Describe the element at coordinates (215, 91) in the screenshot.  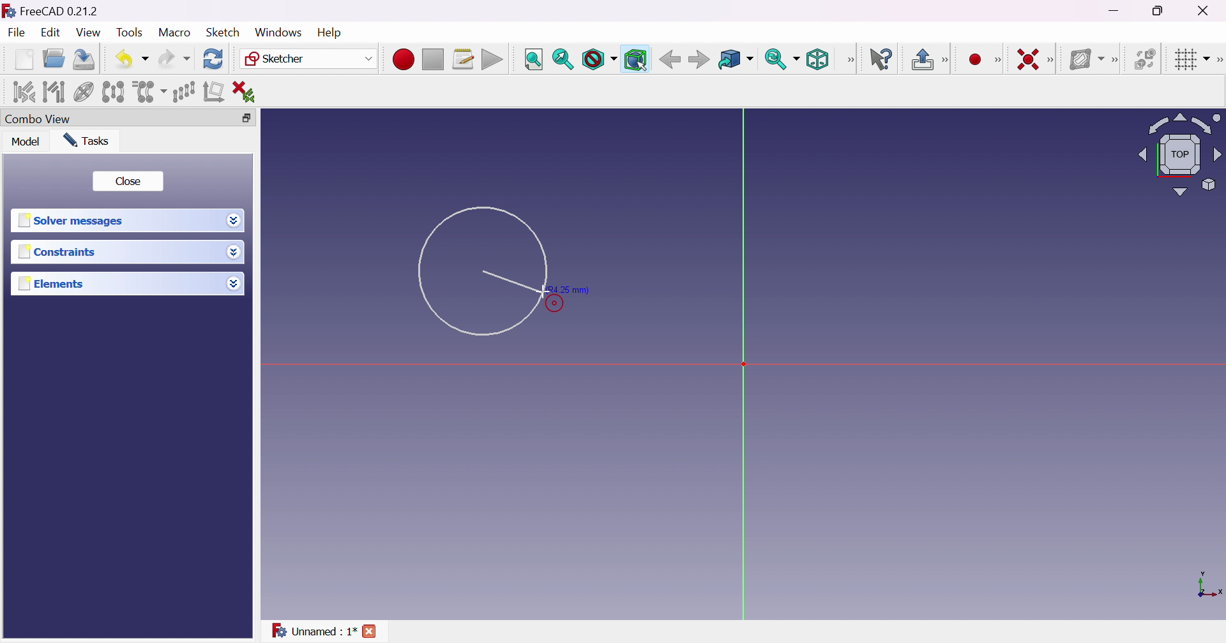
I see `Remove axes alignment` at that location.